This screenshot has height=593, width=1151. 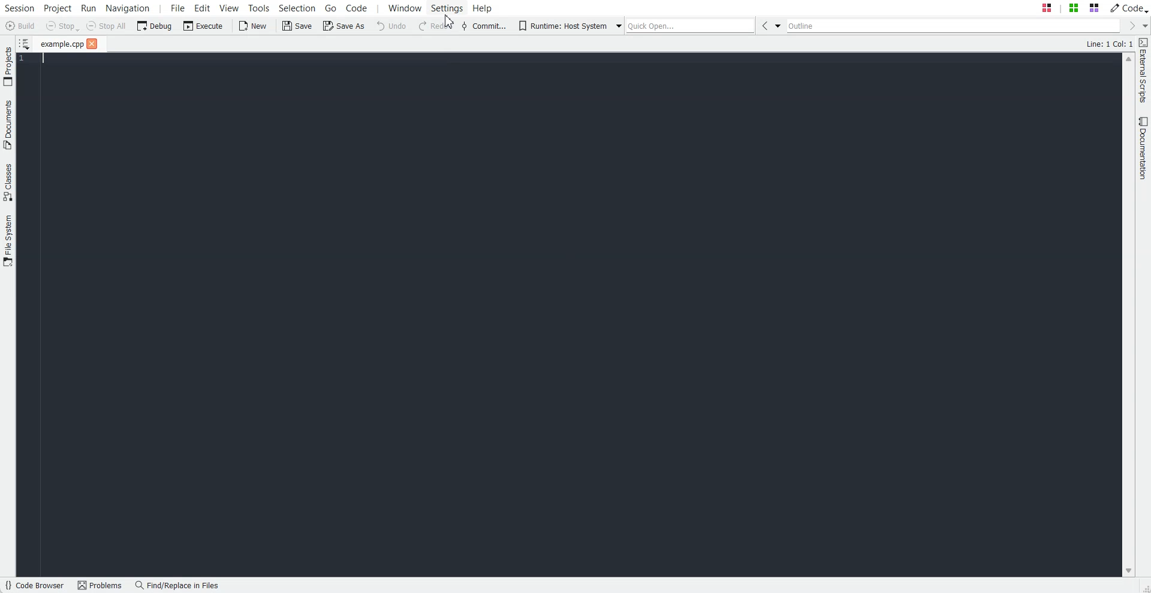 I want to click on Save, so click(x=296, y=25).